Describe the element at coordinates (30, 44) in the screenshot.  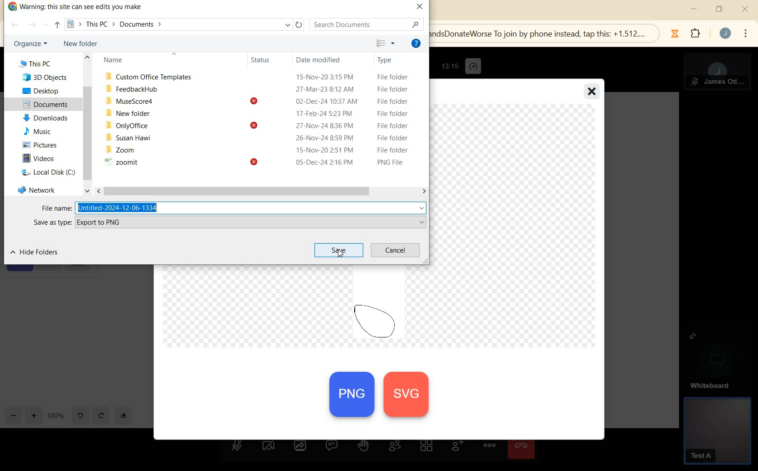
I see `ORGANIZE` at that location.